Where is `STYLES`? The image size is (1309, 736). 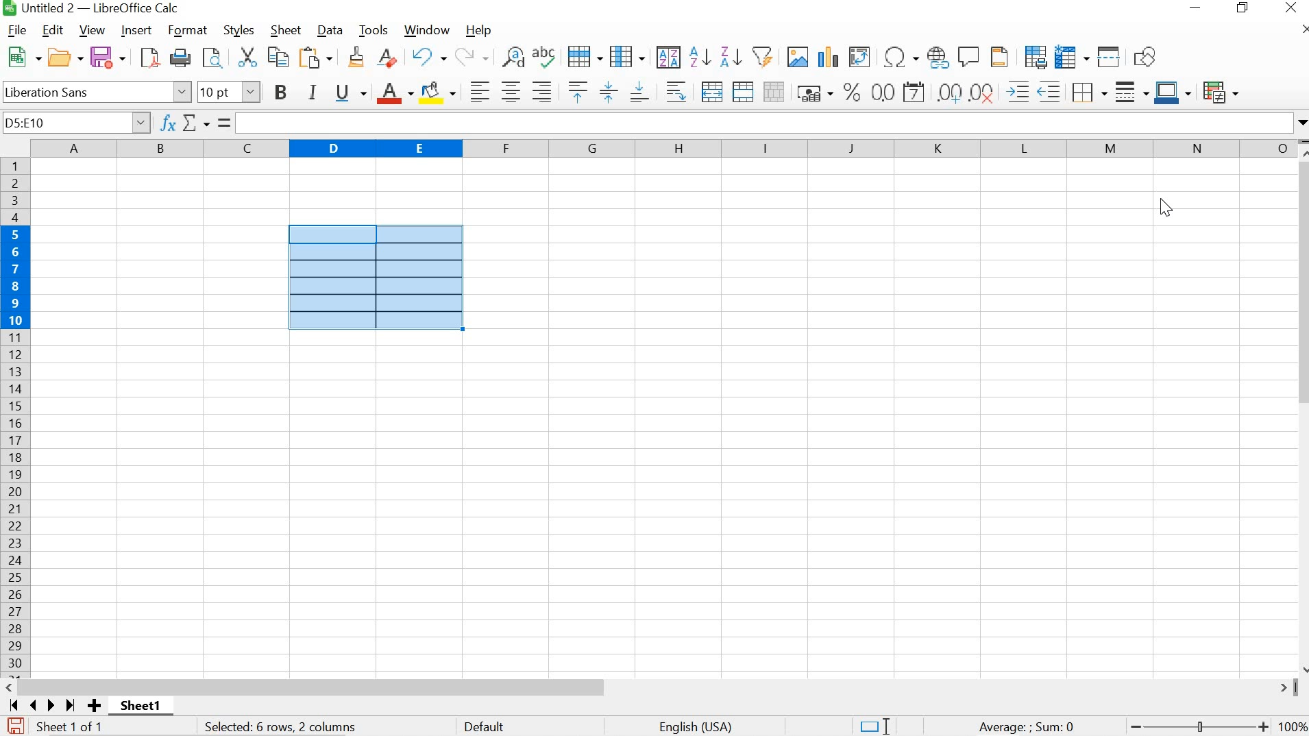
STYLES is located at coordinates (240, 30).